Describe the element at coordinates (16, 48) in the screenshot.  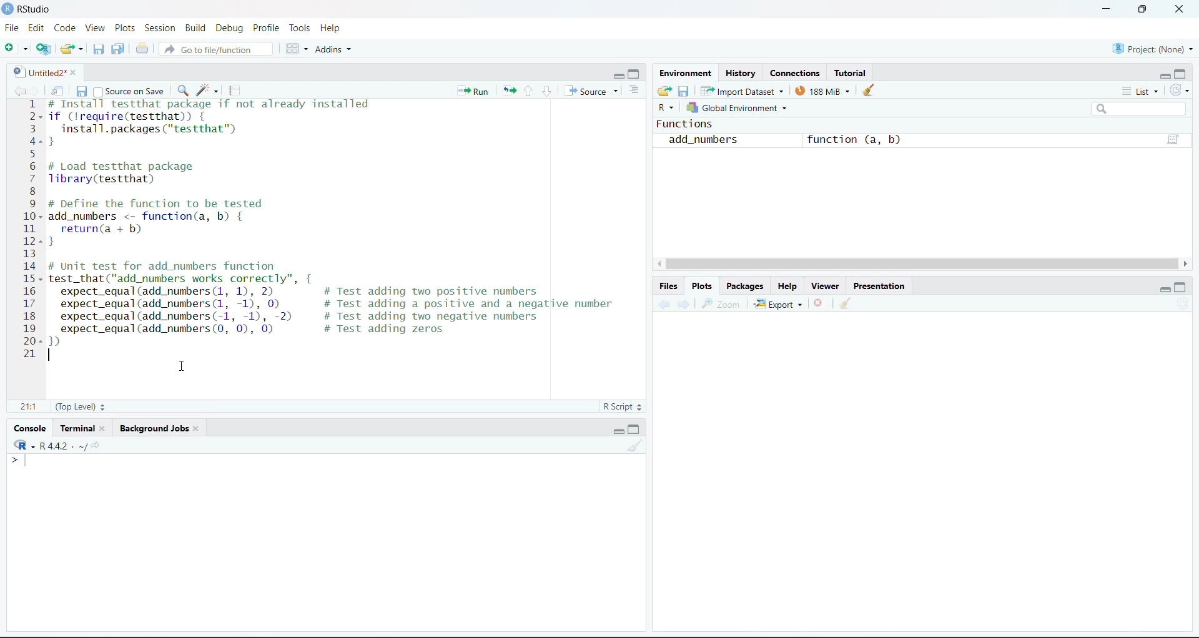
I see `new file` at that location.